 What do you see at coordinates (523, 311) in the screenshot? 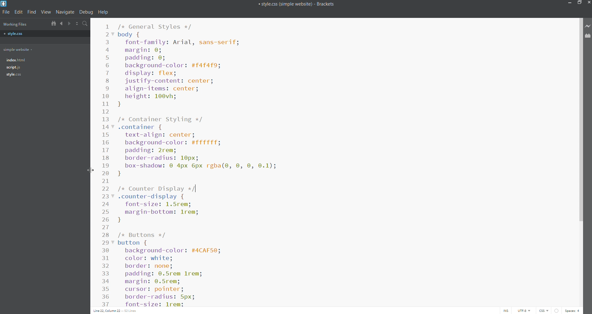
I see `encoding` at bounding box center [523, 311].